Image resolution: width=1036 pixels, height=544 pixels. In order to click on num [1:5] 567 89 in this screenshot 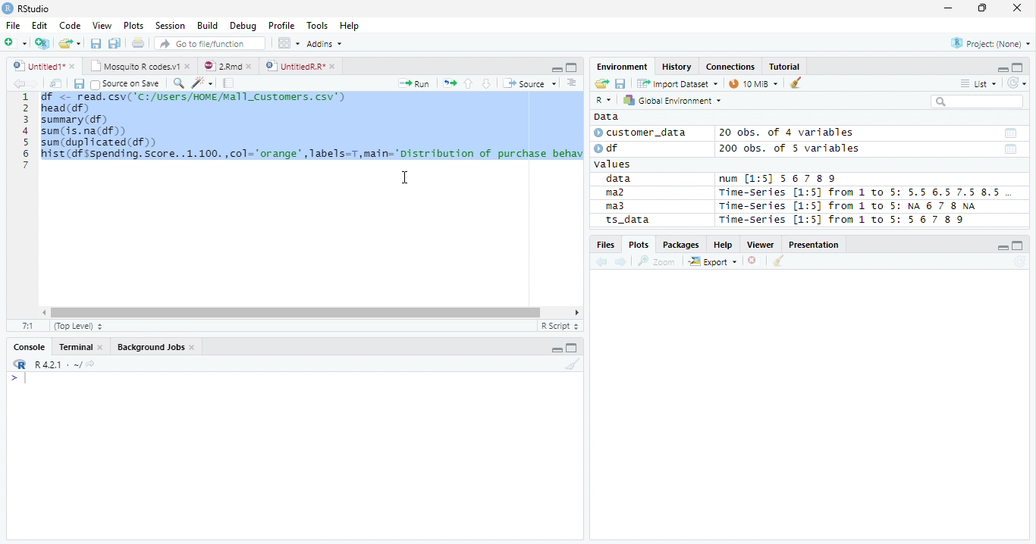, I will do `click(778, 179)`.